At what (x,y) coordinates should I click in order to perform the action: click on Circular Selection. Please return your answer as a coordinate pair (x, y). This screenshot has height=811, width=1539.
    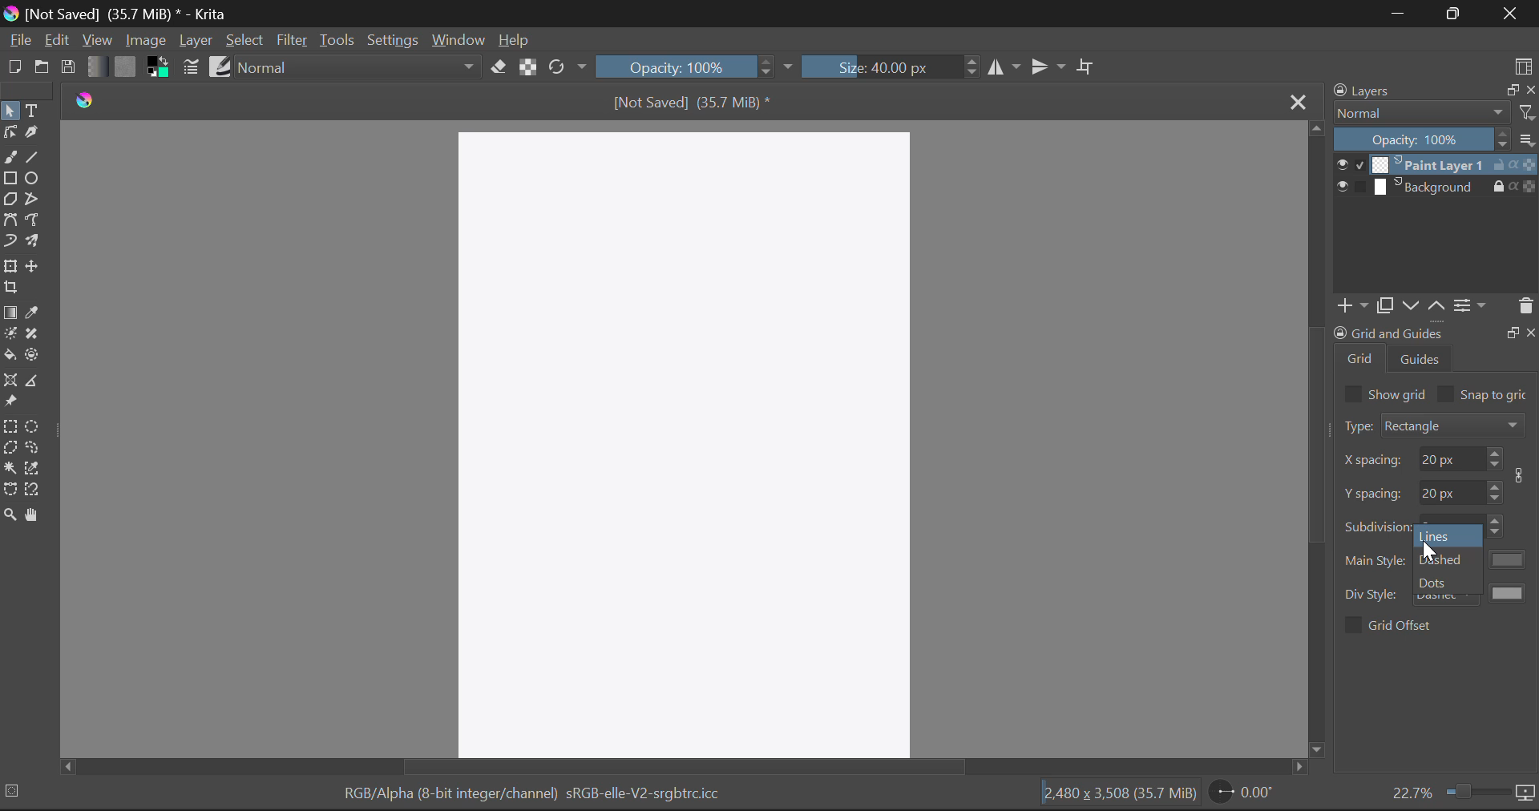
    Looking at the image, I should click on (34, 427).